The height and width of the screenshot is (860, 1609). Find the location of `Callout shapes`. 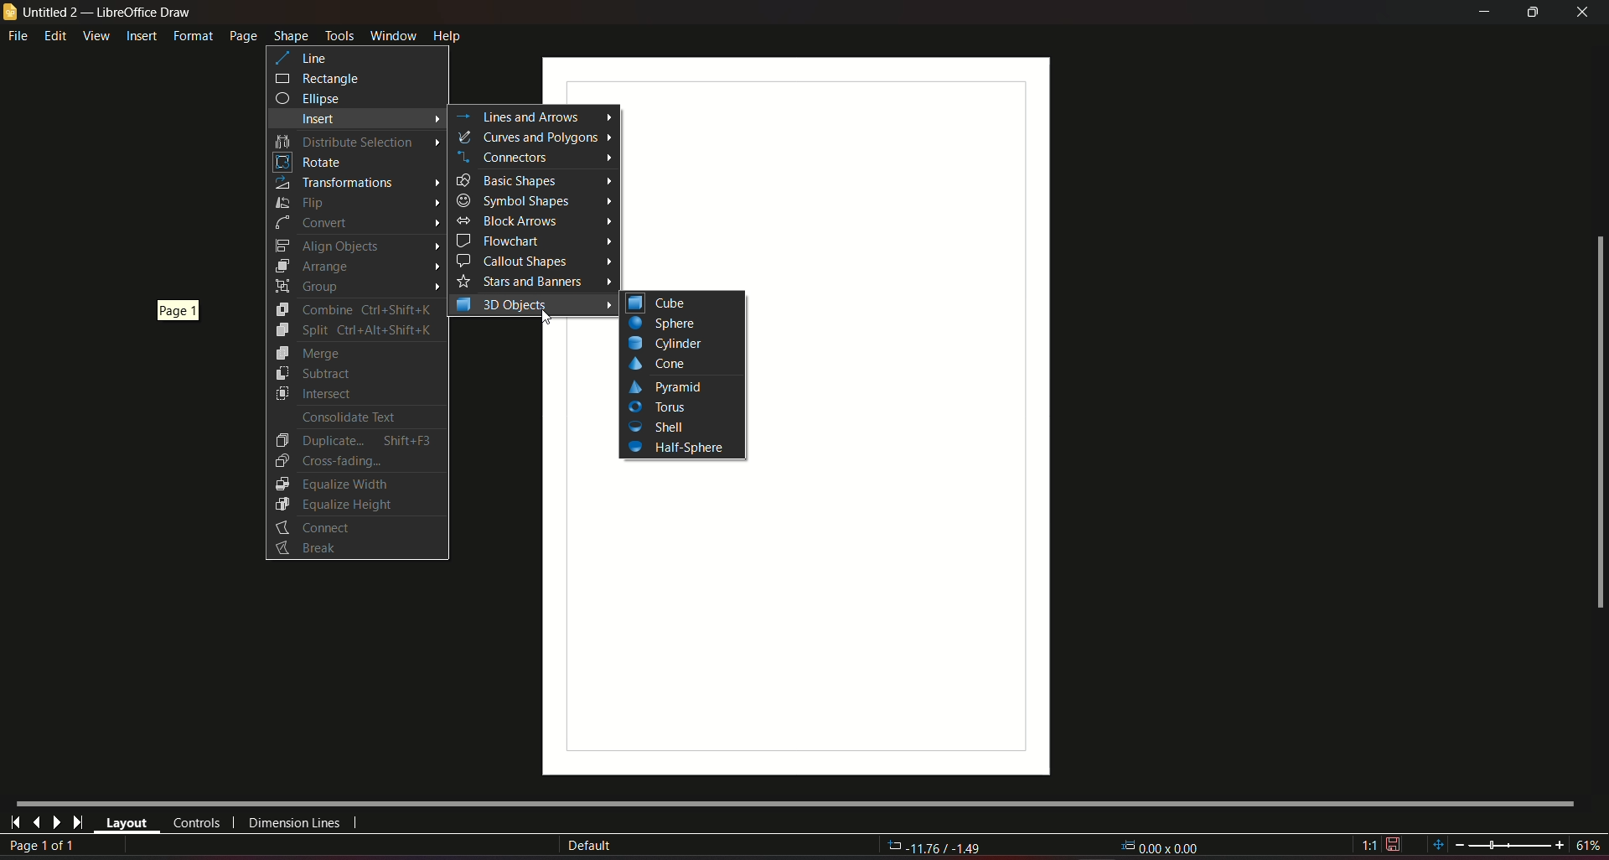

Callout shapes is located at coordinates (512, 261).